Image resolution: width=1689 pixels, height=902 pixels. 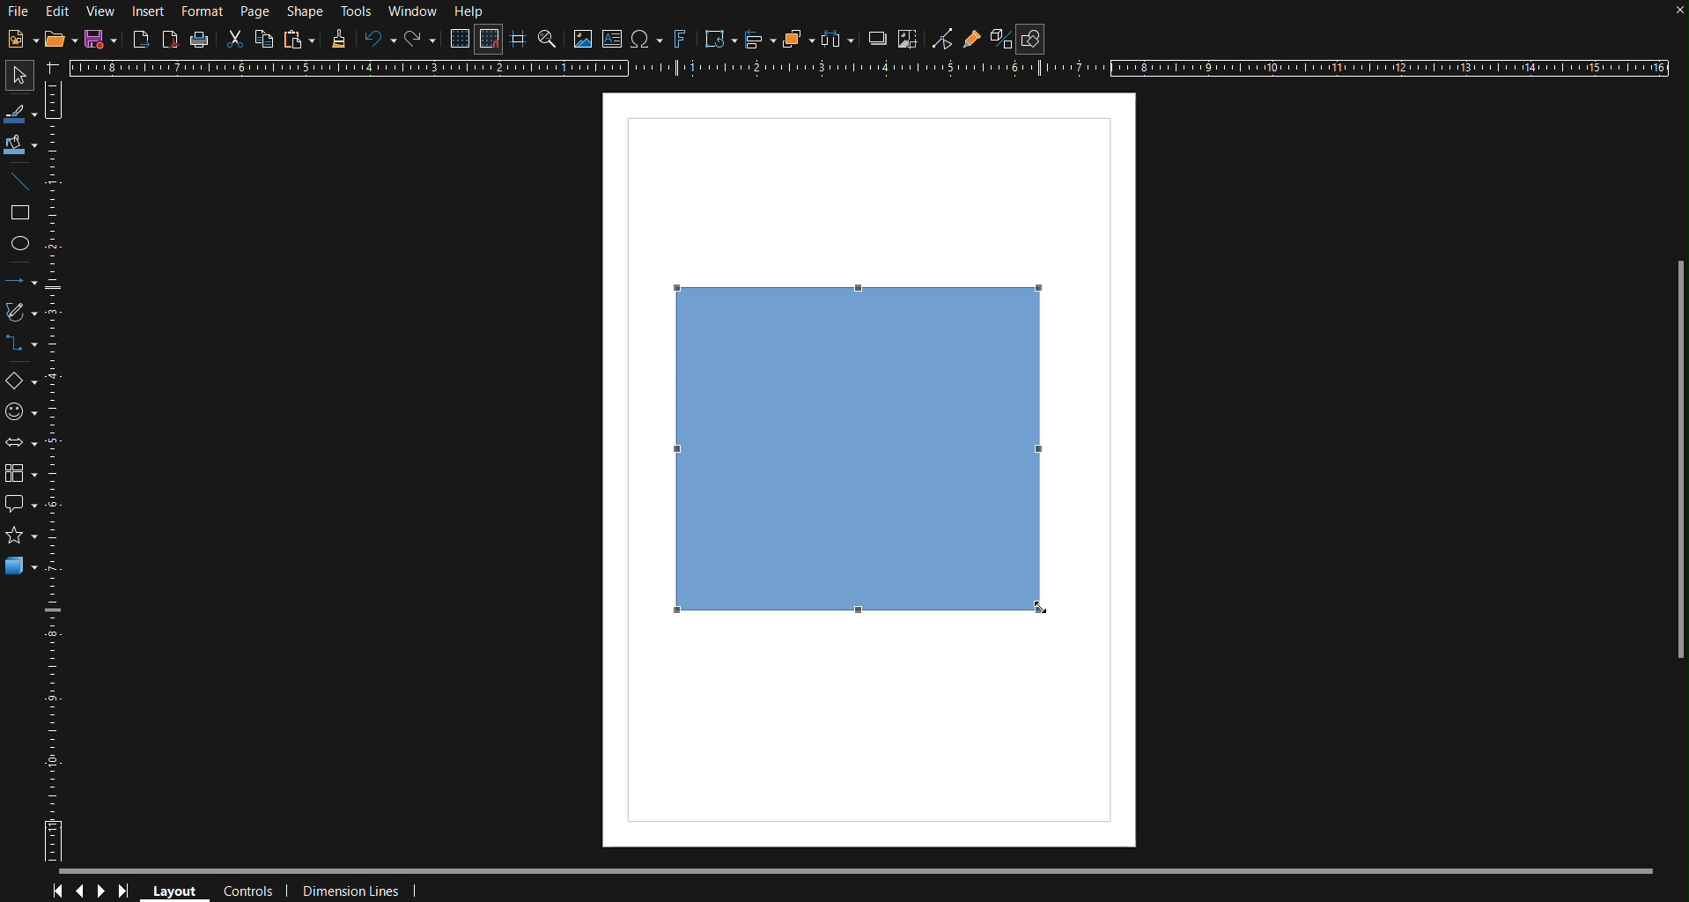 What do you see at coordinates (79, 891) in the screenshot?
I see `Previous Page` at bounding box center [79, 891].